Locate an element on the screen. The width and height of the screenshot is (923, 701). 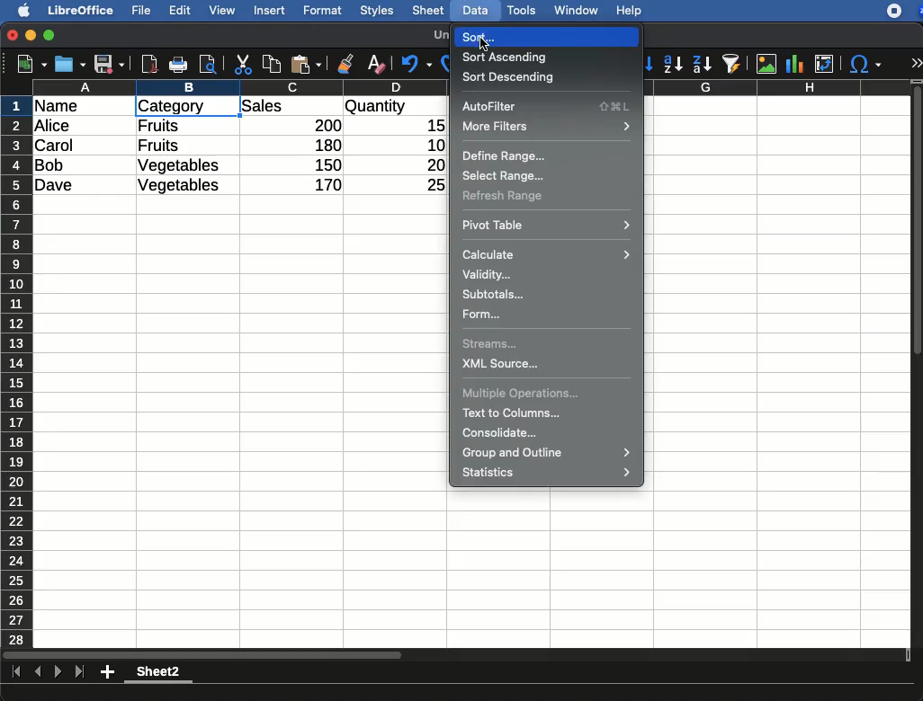
edit is located at coordinates (180, 10).